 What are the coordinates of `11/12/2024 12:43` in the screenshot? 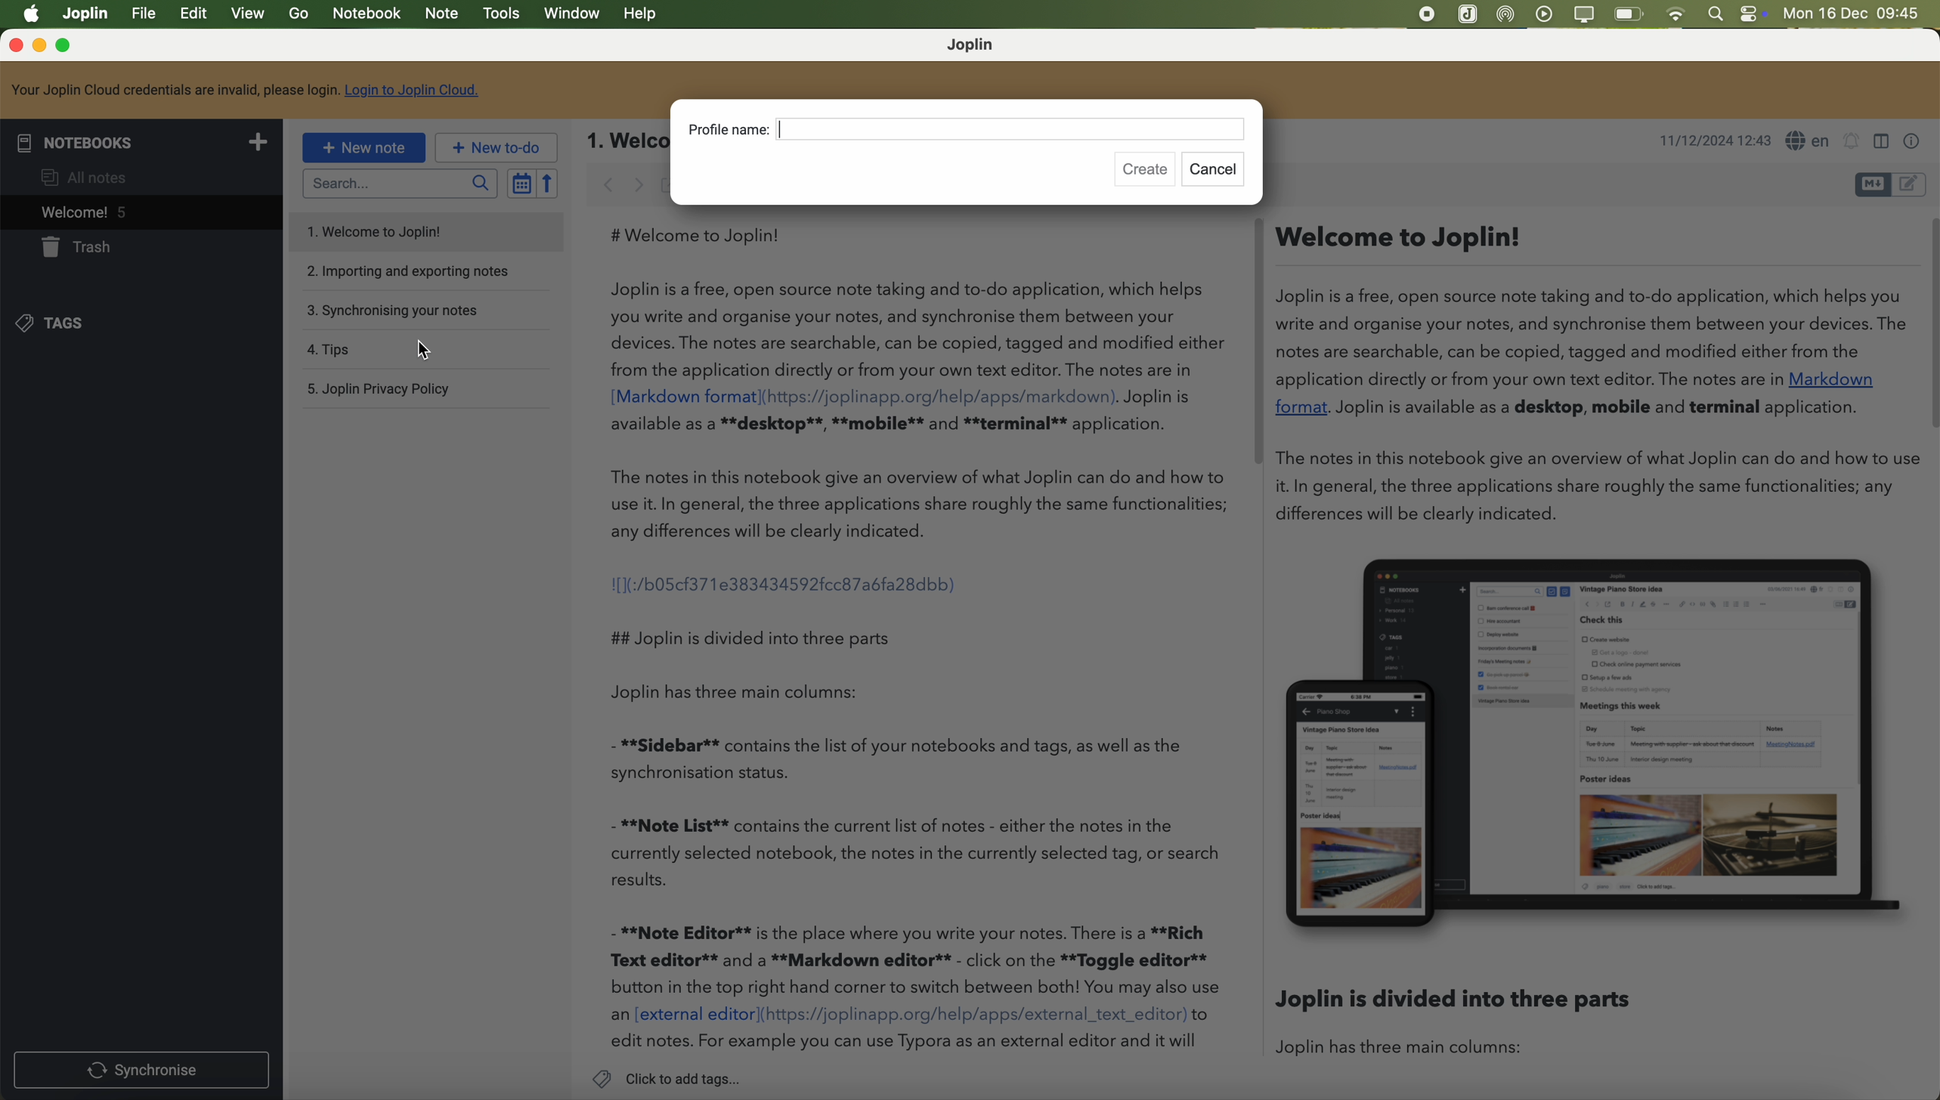 It's located at (1713, 141).